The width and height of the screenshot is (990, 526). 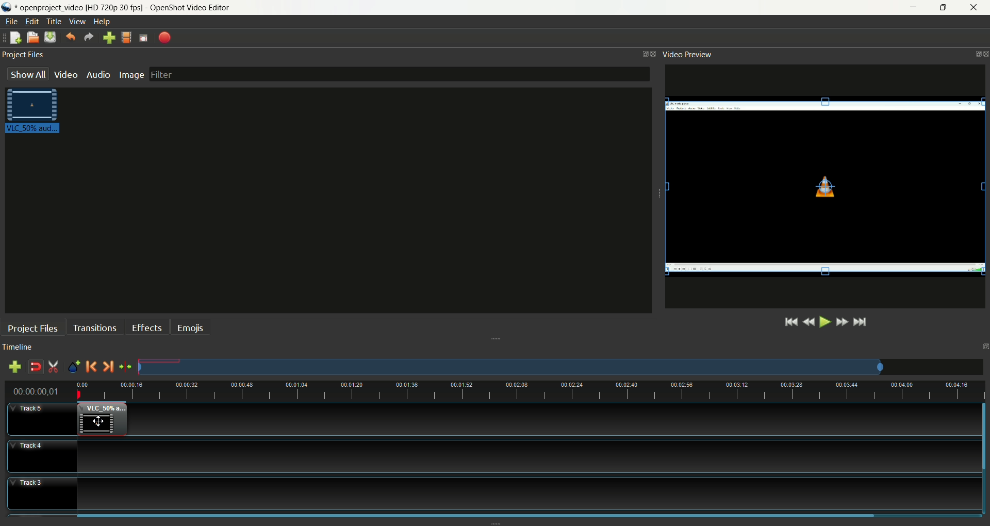 What do you see at coordinates (66, 75) in the screenshot?
I see `video` at bounding box center [66, 75].